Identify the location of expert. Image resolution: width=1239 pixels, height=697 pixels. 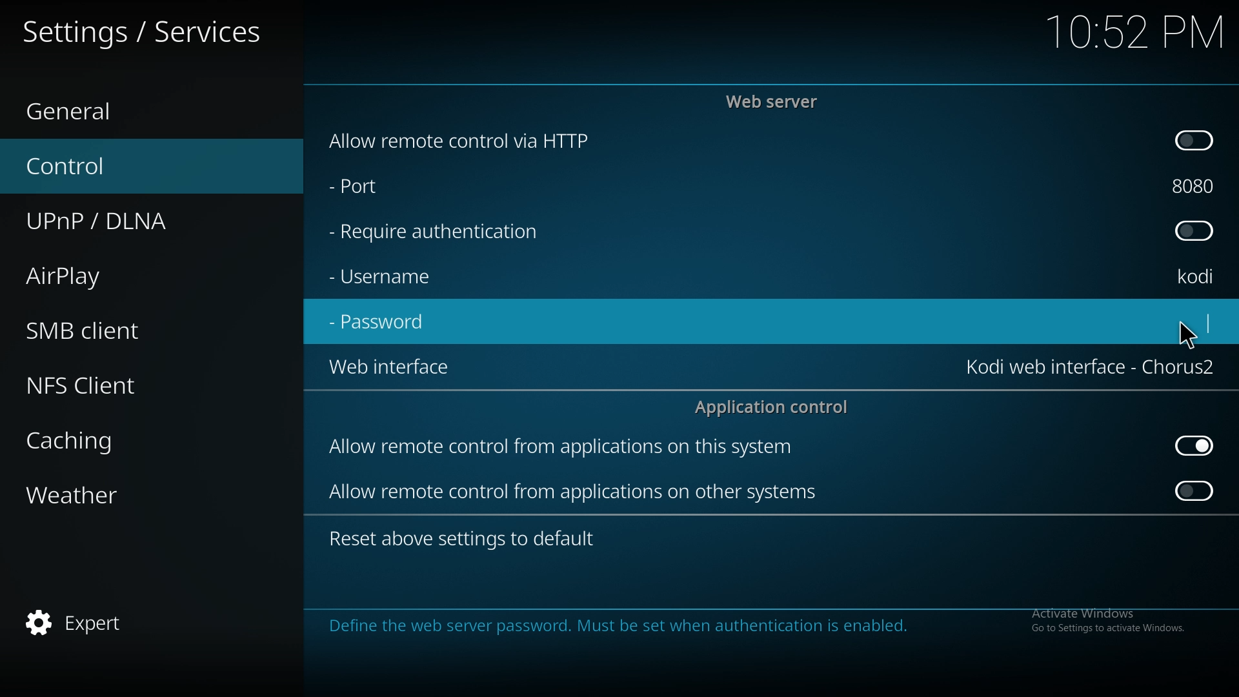
(132, 620).